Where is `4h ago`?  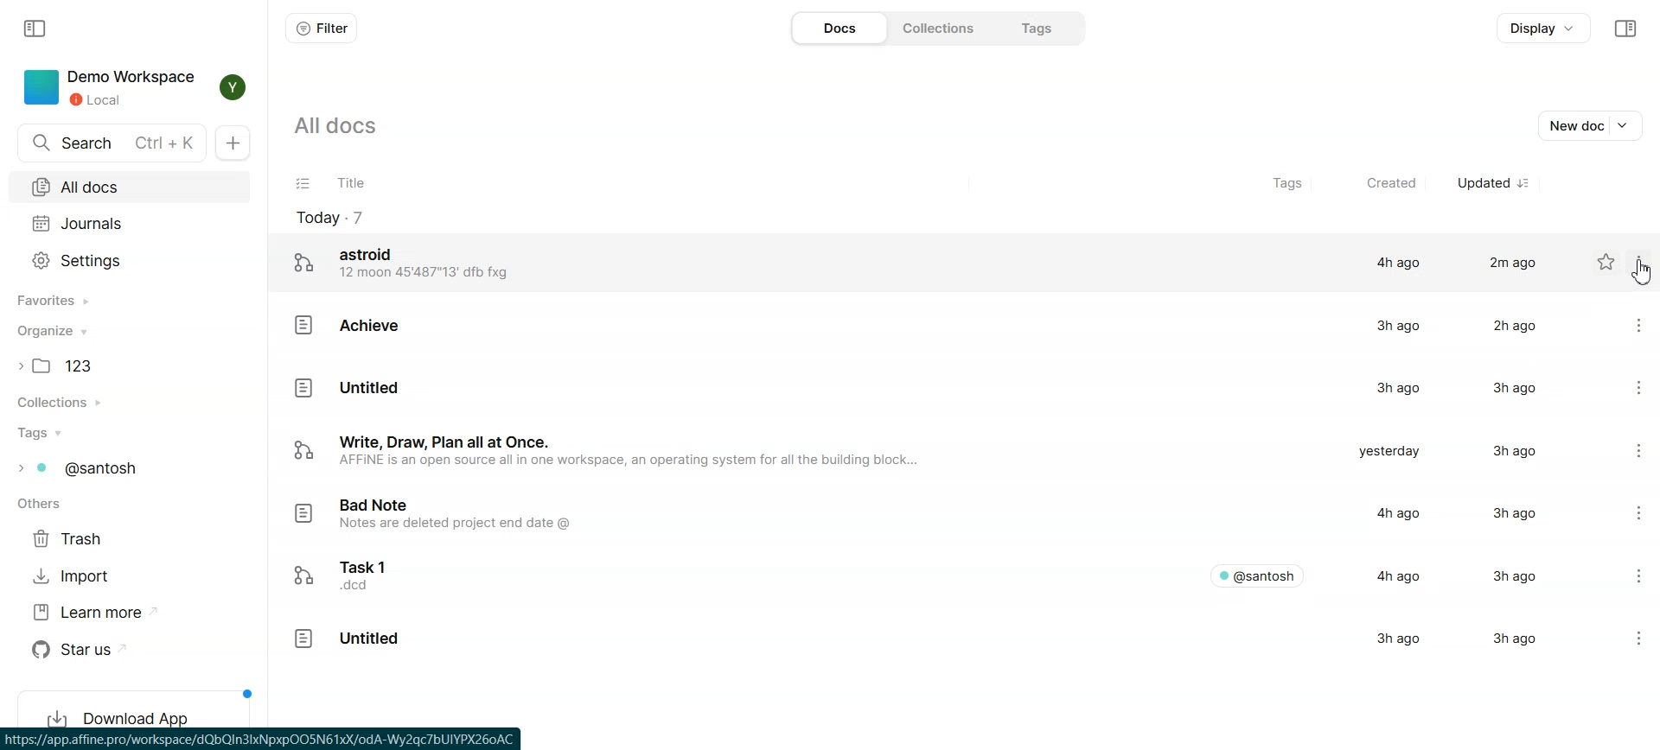 4h ago is located at coordinates (1398, 575).